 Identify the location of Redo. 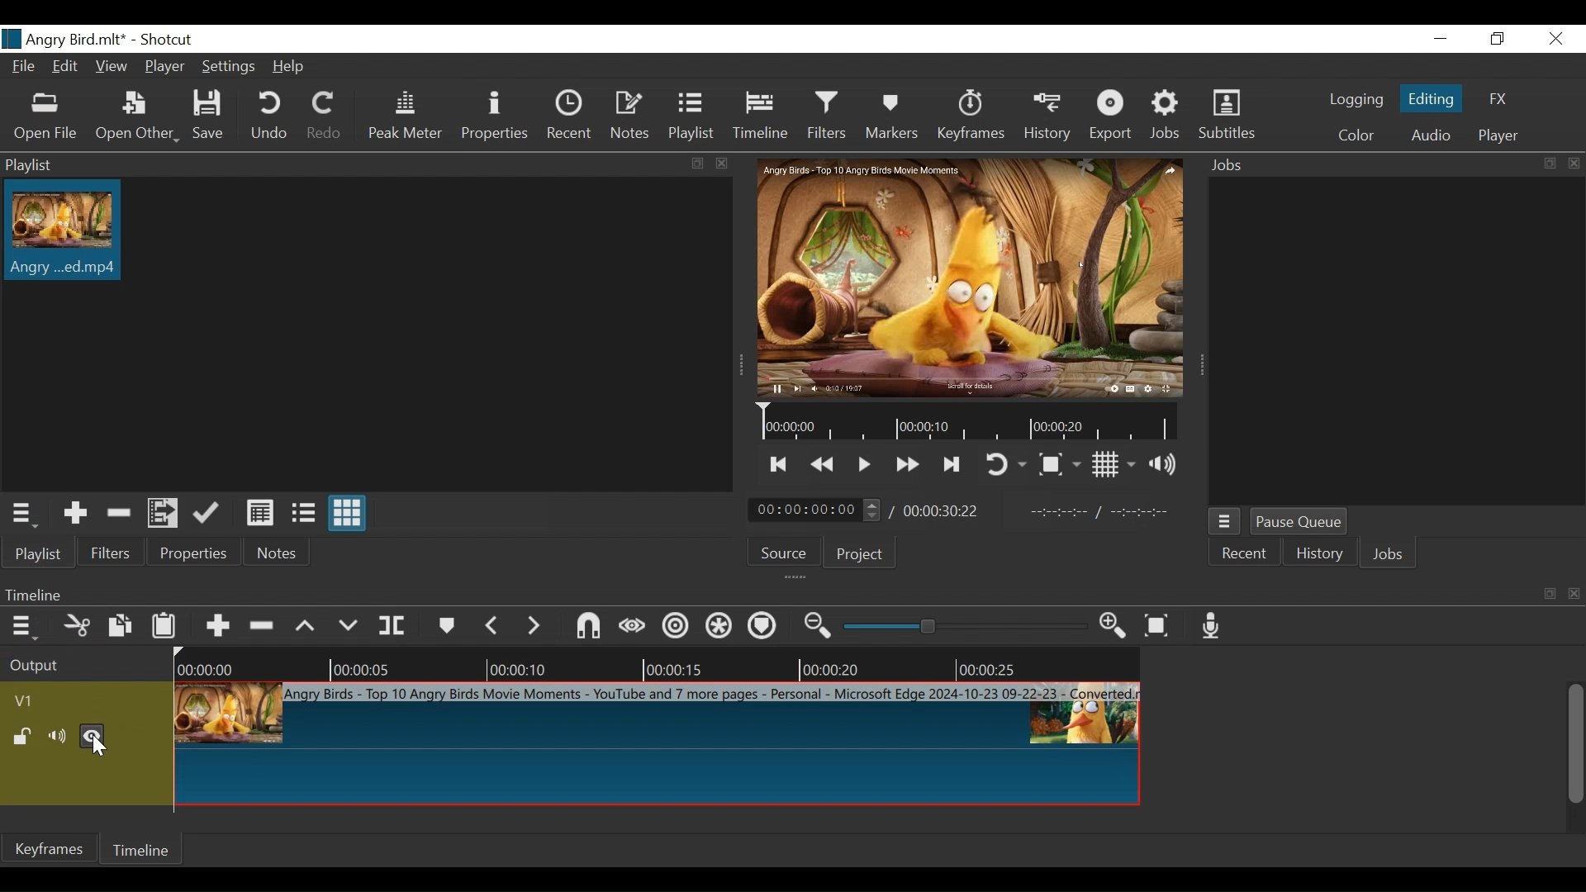
(326, 116).